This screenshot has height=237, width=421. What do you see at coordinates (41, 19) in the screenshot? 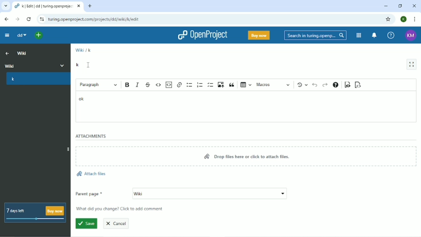
I see `View site information` at bounding box center [41, 19].